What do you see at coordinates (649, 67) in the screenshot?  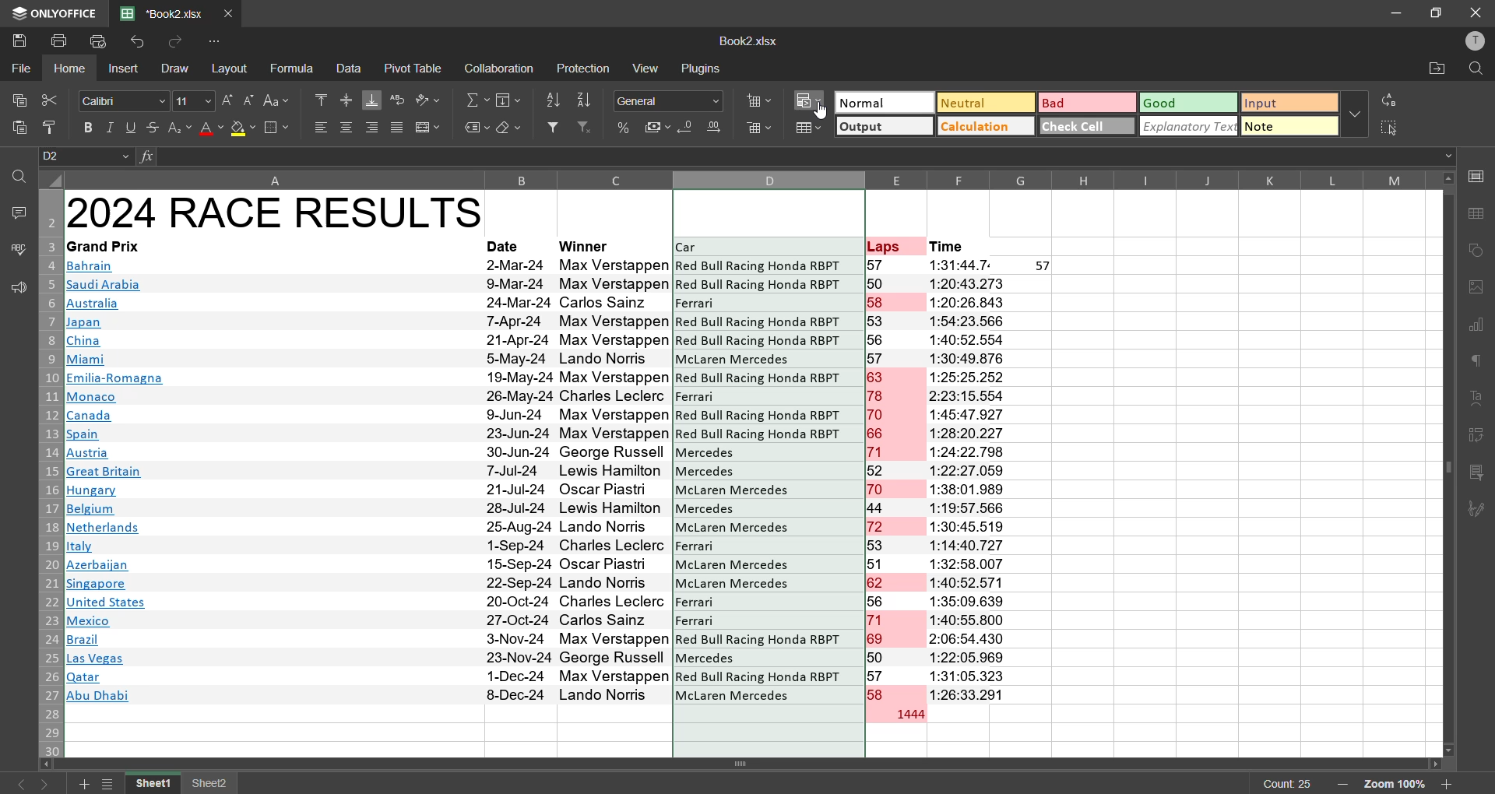 I see `view` at bounding box center [649, 67].